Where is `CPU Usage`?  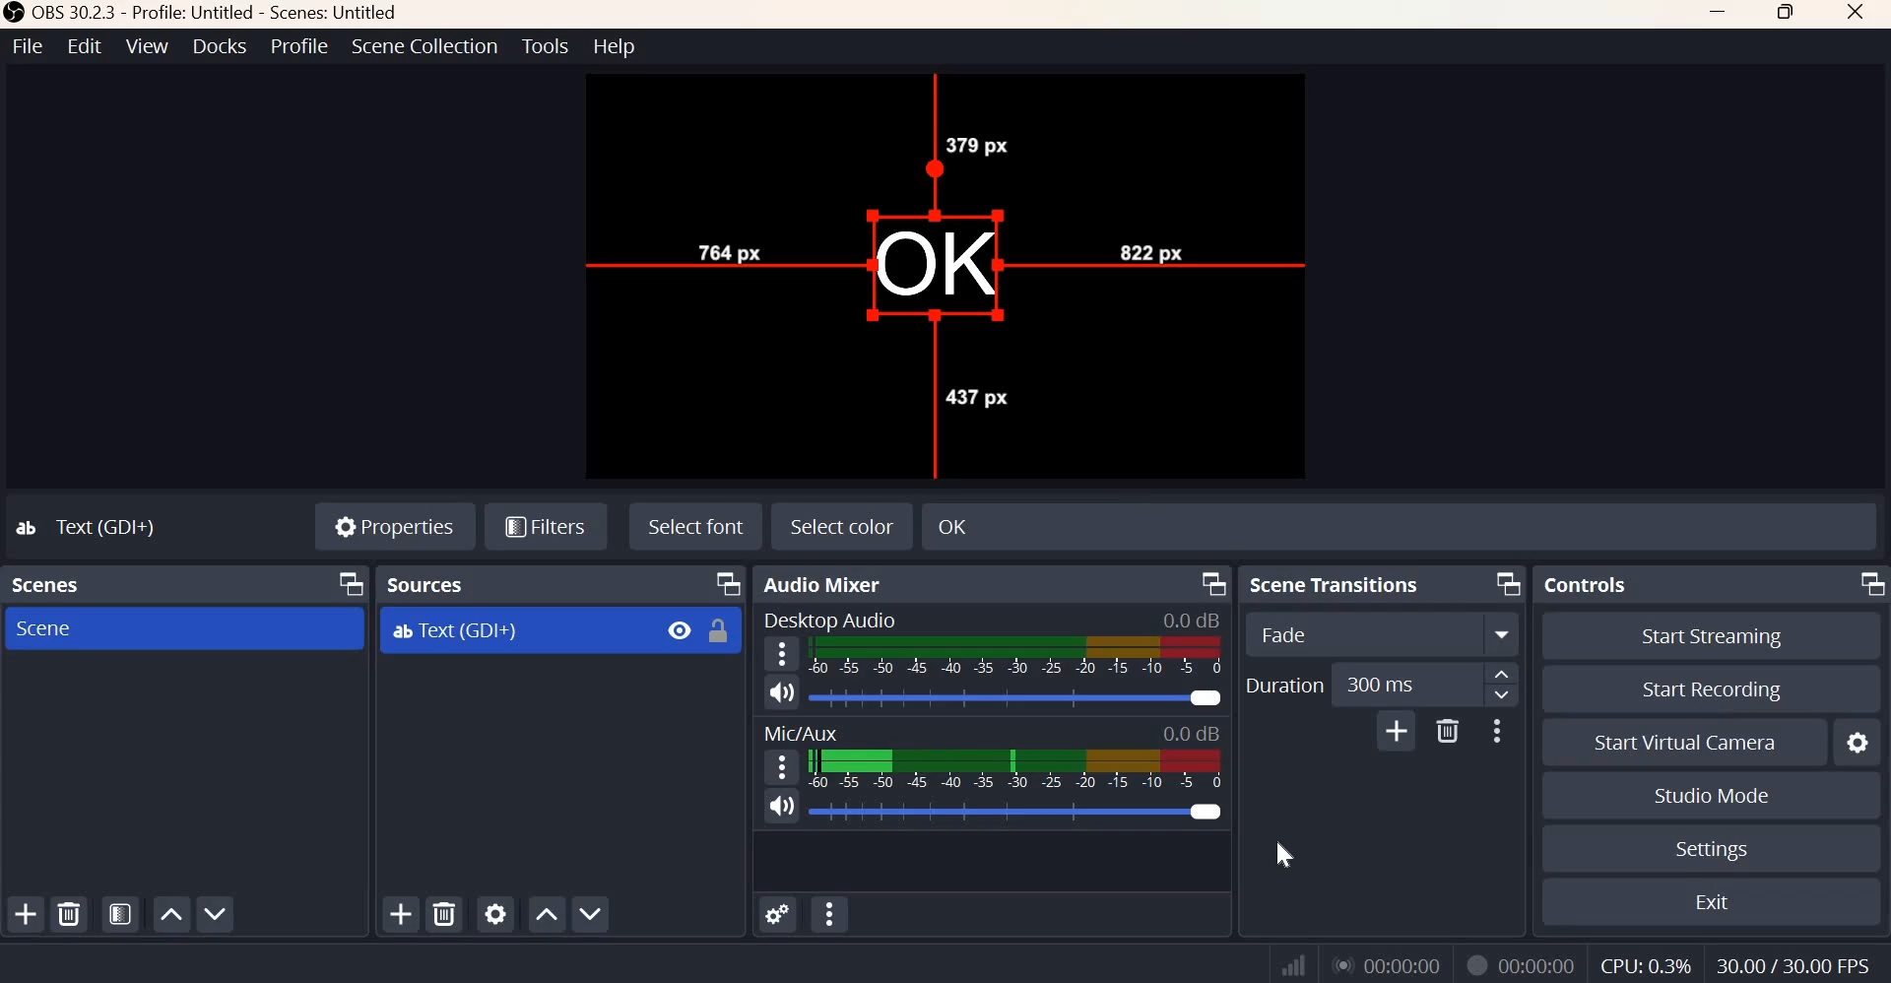
CPU Usage is located at coordinates (1646, 965).